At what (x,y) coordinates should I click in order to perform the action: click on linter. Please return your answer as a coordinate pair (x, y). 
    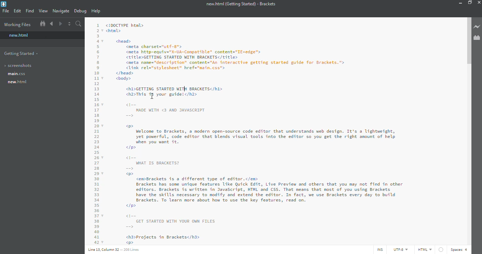
    Looking at the image, I should click on (441, 249).